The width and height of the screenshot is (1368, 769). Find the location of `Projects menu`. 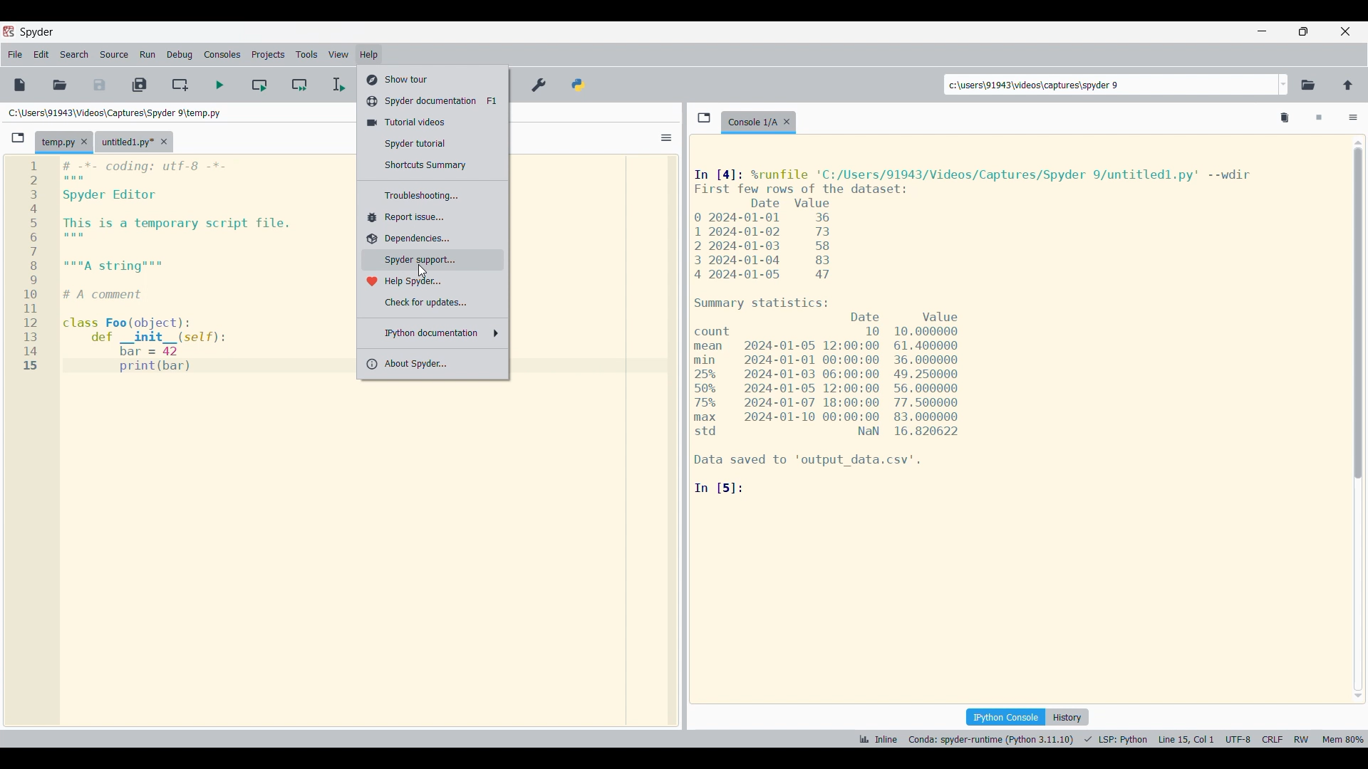

Projects menu is located at coordinates (268, 54).